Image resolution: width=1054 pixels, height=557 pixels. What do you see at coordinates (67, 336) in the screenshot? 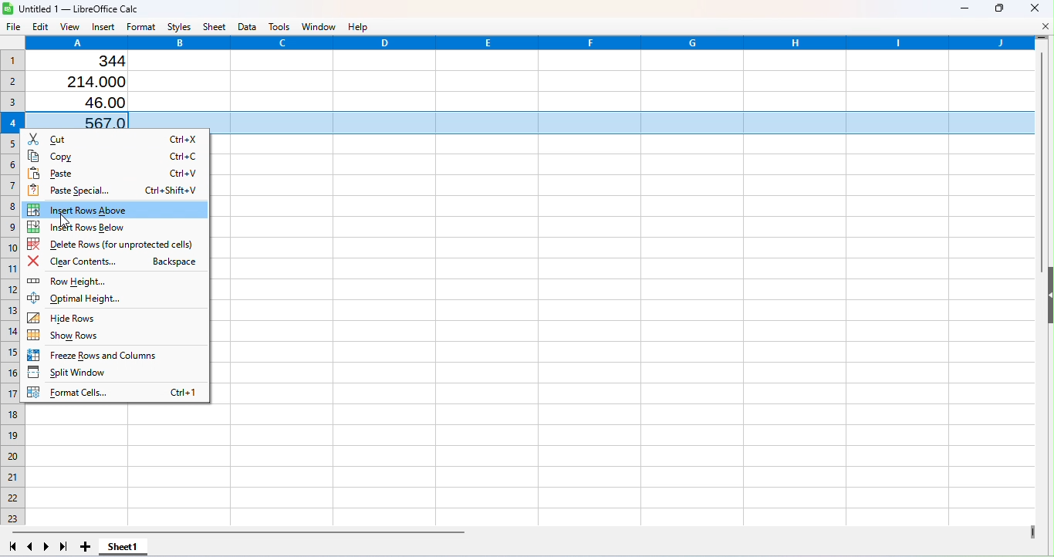
I see `Show rows` at bounding box center [67, 336].